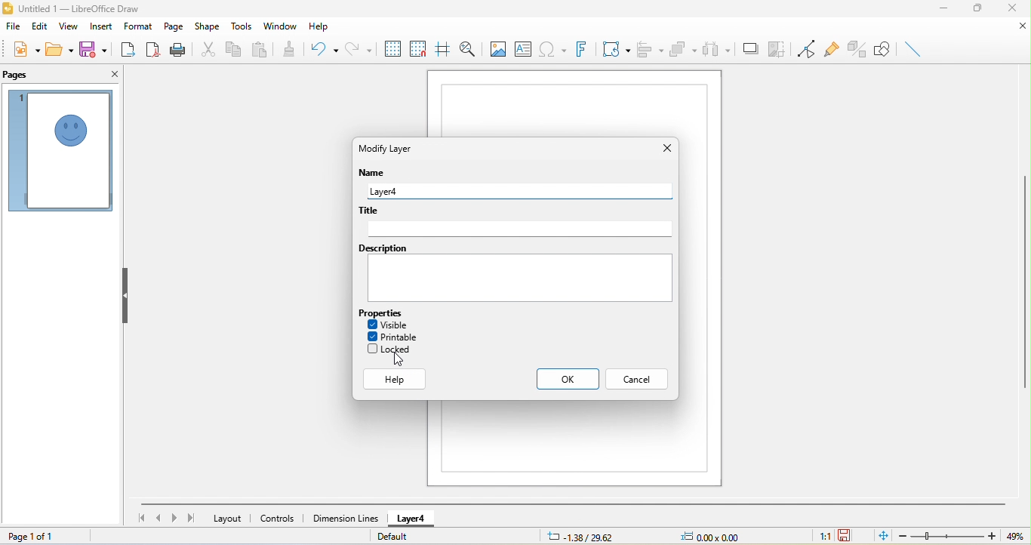 This screenshot has height=545, width=1031. What do you see at coordinates (207, 28) in the screenshot?
I see `shape` at bounding box center [207, 28].